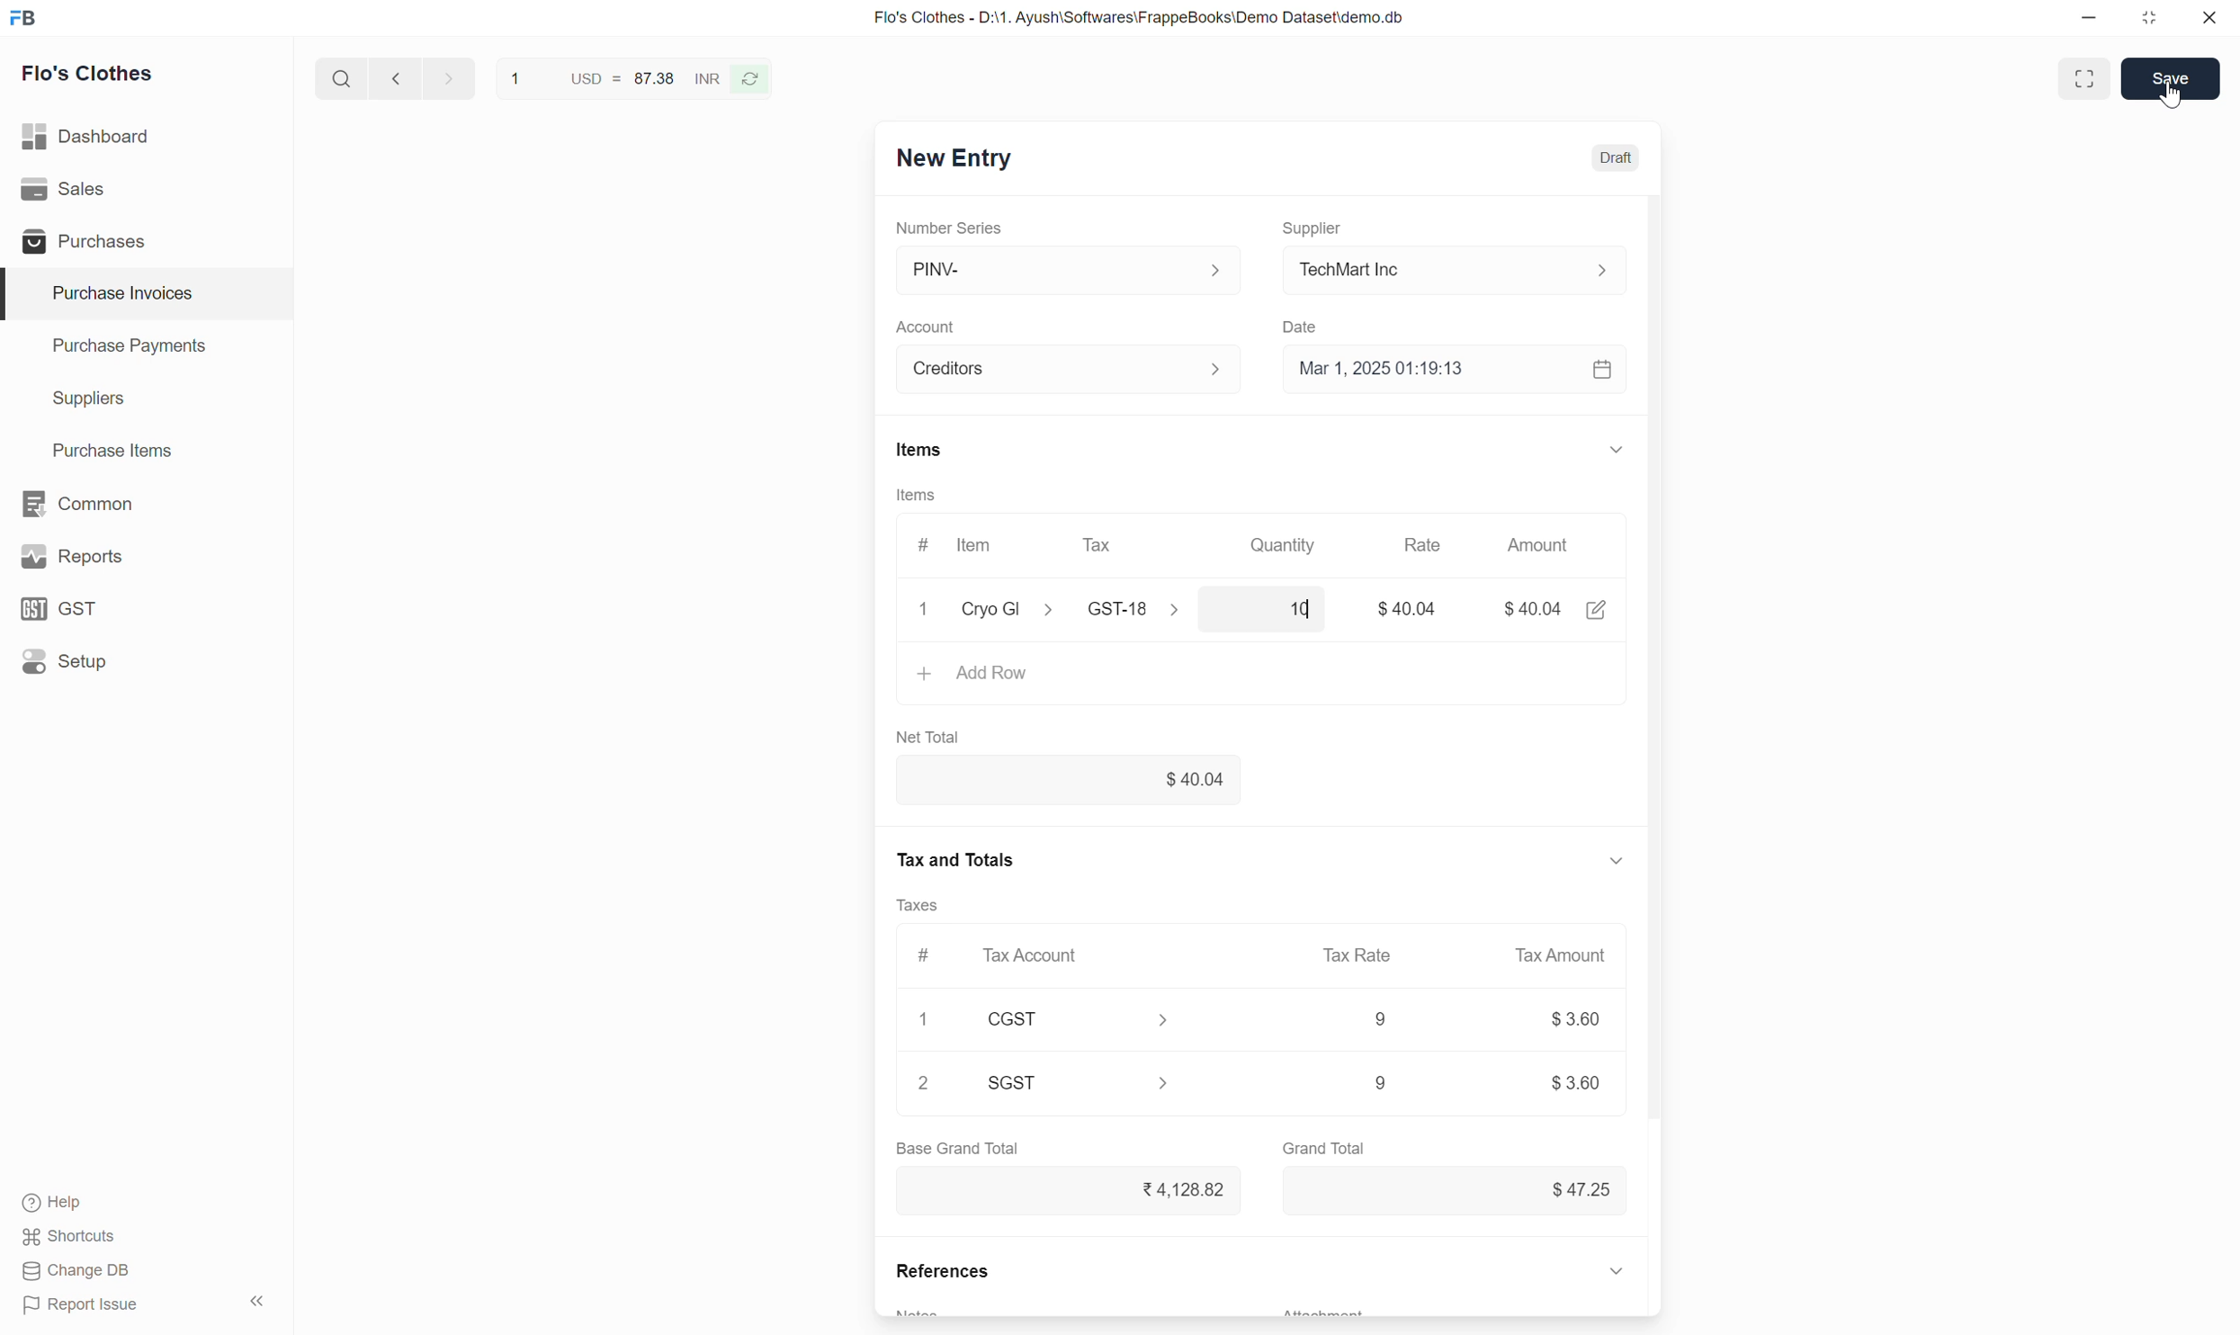 The image size is (2240, 1335). Describe the element at coordinates (1132, 609) in the screenshot. I see `GST-18` at that location.